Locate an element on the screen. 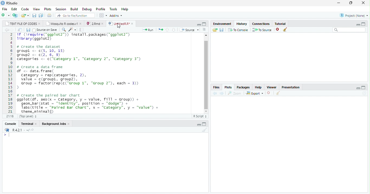 Image resolution: width=370 pixels, height=194 pixels. minimize is located at coordinates (359, 88).